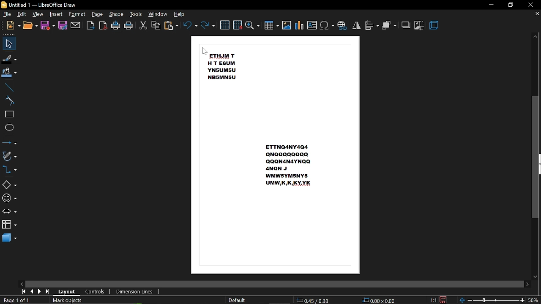 Image resolution: width=541 pixels, height=304 pixels. What do you see at coordinates (9, 225) in the screenshot?
I see `flowchart` at bounding box center [9, 225].